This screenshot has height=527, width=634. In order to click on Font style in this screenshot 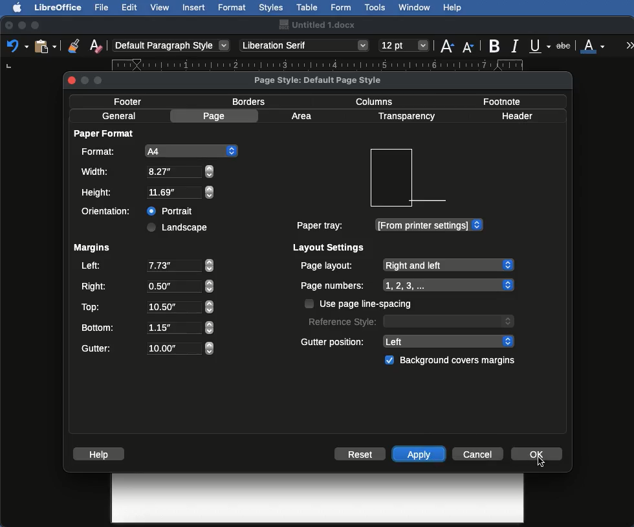, I will do `click(305, 45)`.